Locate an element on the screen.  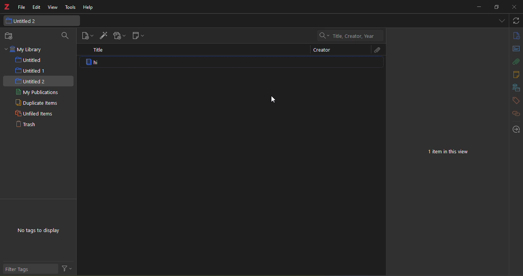
new note is located at coordinates (138, 36).